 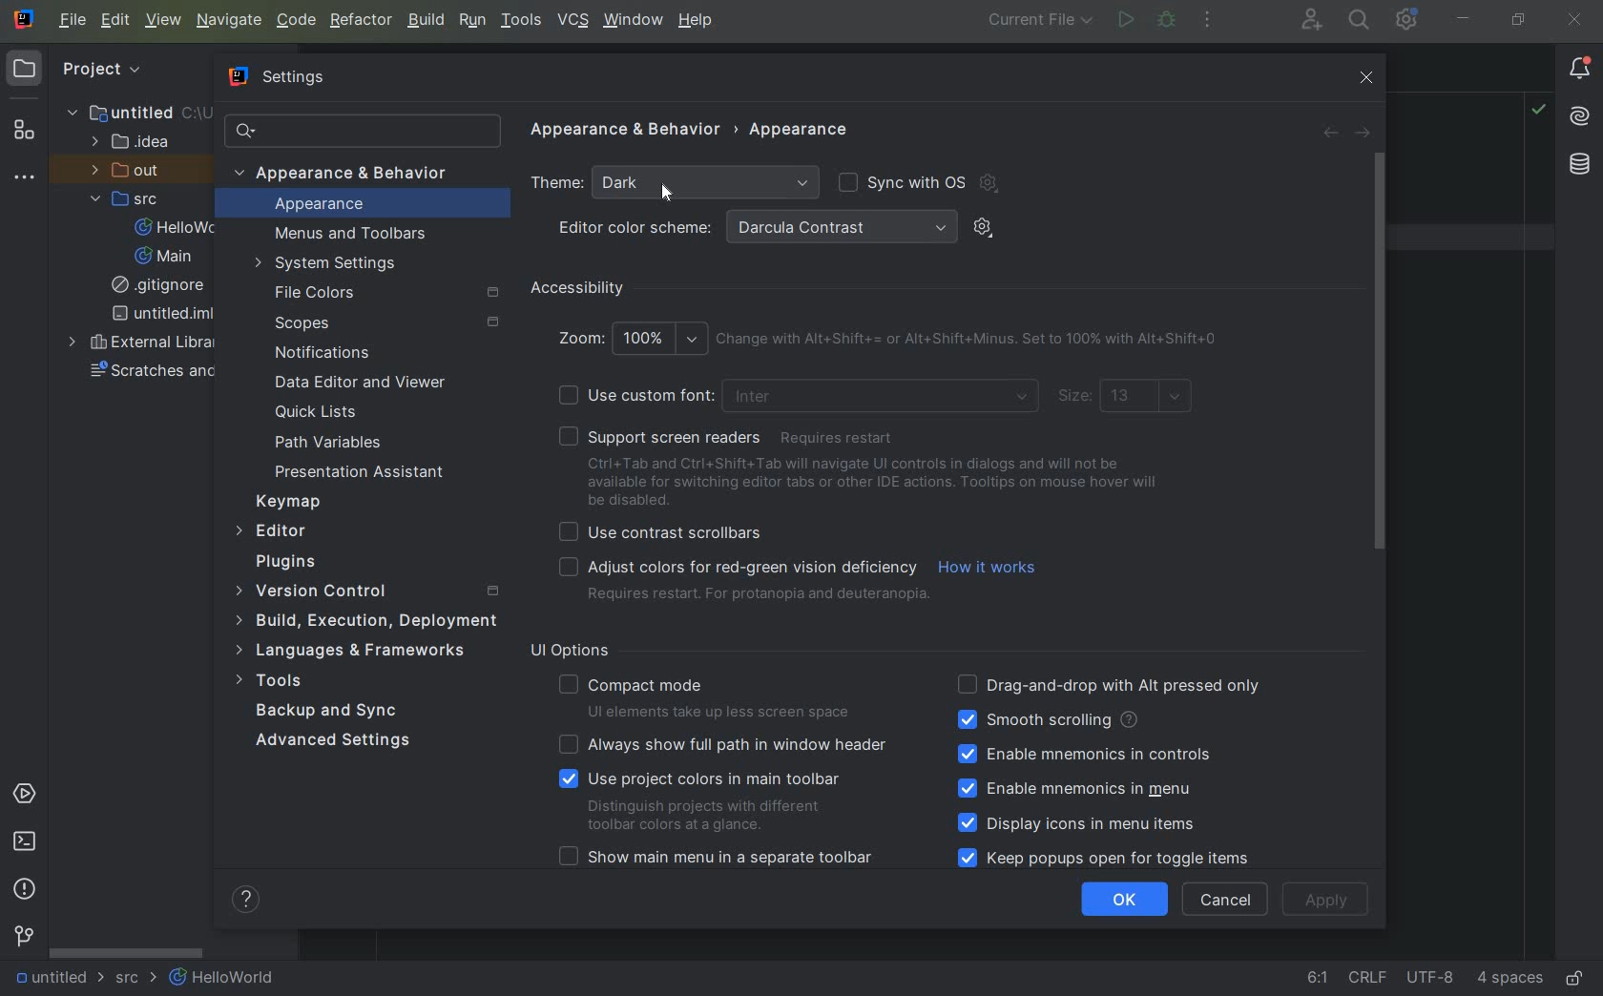 What do you see at coordinates (756, 228) in the screenshot?
I see `EDITOR COLOR SCHEME: Darcula Contrast` at bounding box center [756, 228].